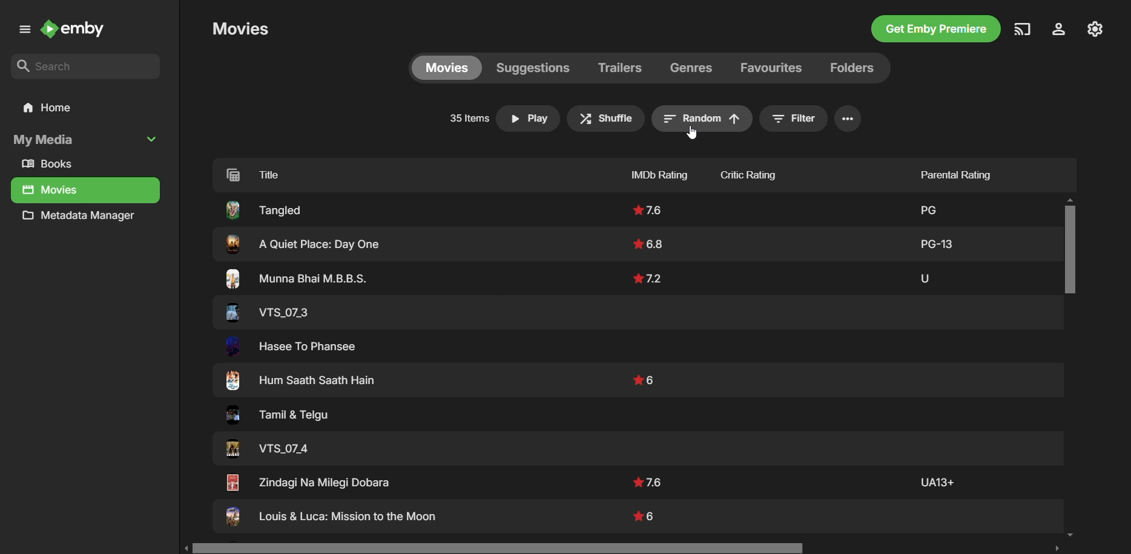 Image resolution: width=1131 pixels, height=554 pixels. What do you see at coordinates (297, 279) in the screenshot?
I see `` at bounding box center [297, 279].